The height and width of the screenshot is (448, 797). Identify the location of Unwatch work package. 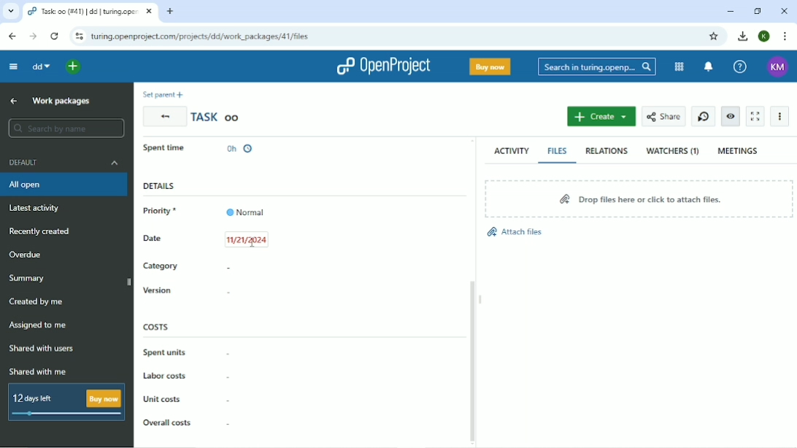
(731, 117).